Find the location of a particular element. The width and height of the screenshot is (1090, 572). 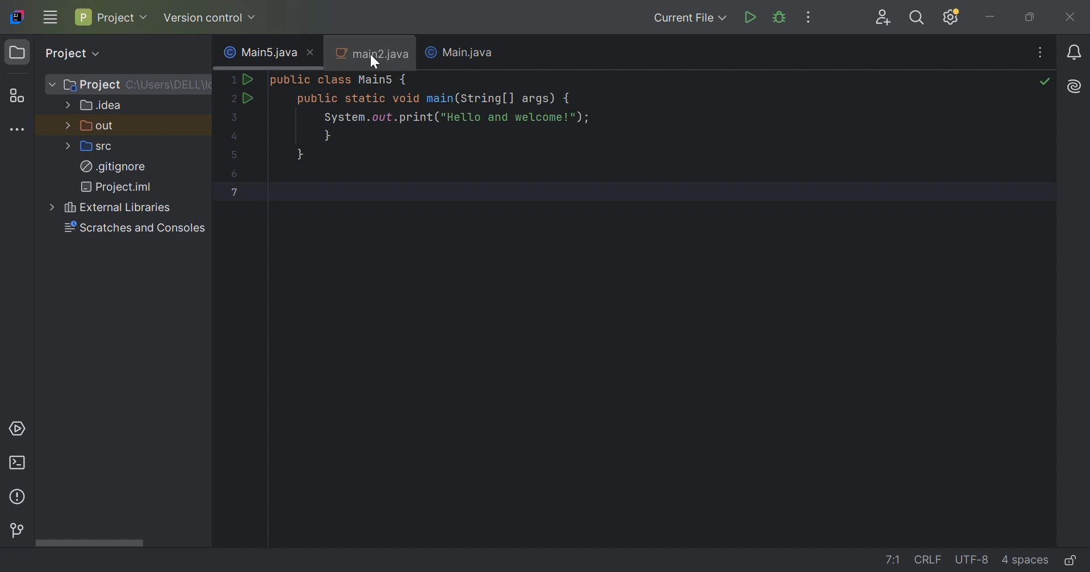

UTF-8 is located at coordinates (971, 560).